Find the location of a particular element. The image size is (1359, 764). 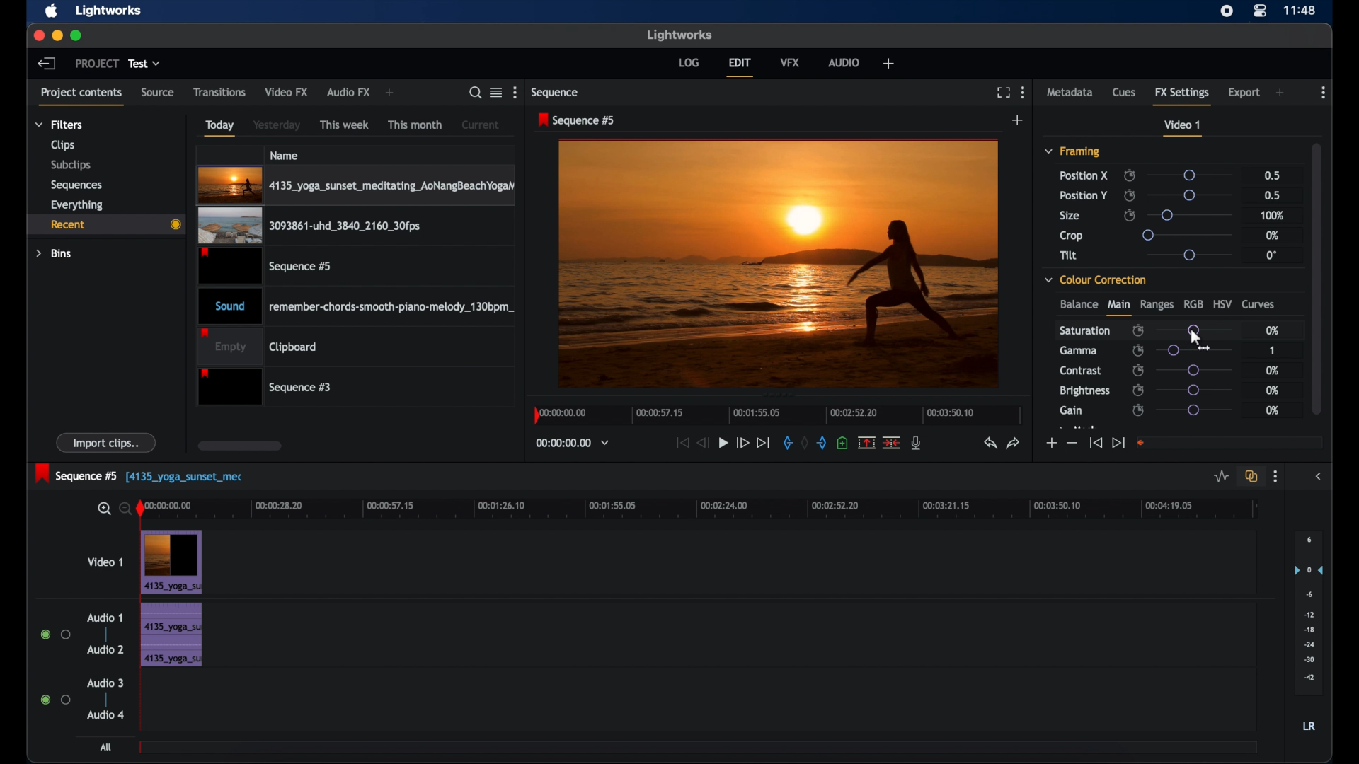

name is located at coordinates (285, 155).